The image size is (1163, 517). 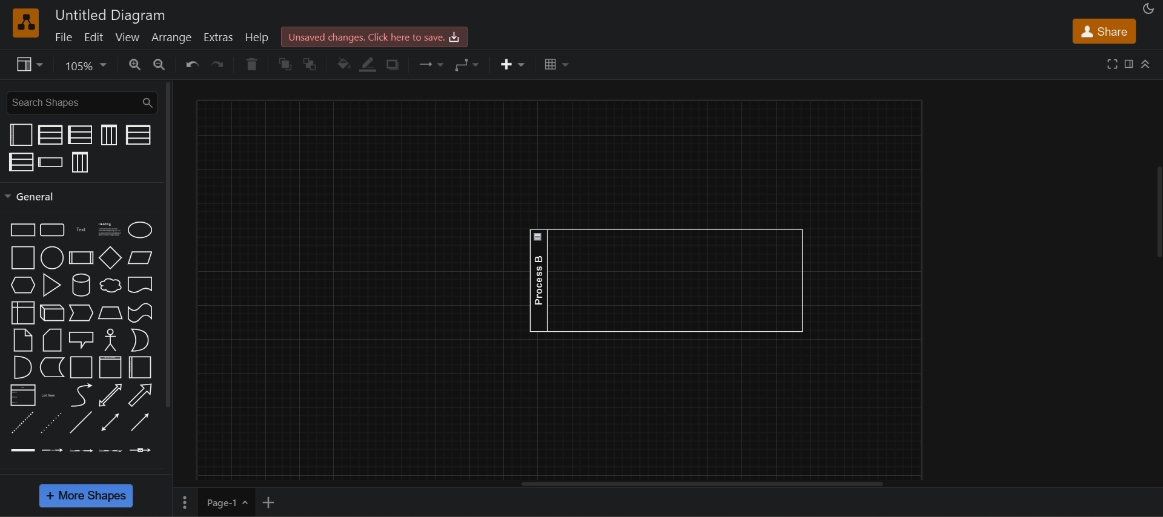 What do you see at coordinates (22, 229) in the screenshot?
I see `rectangle` at bounding box center [22, 229].